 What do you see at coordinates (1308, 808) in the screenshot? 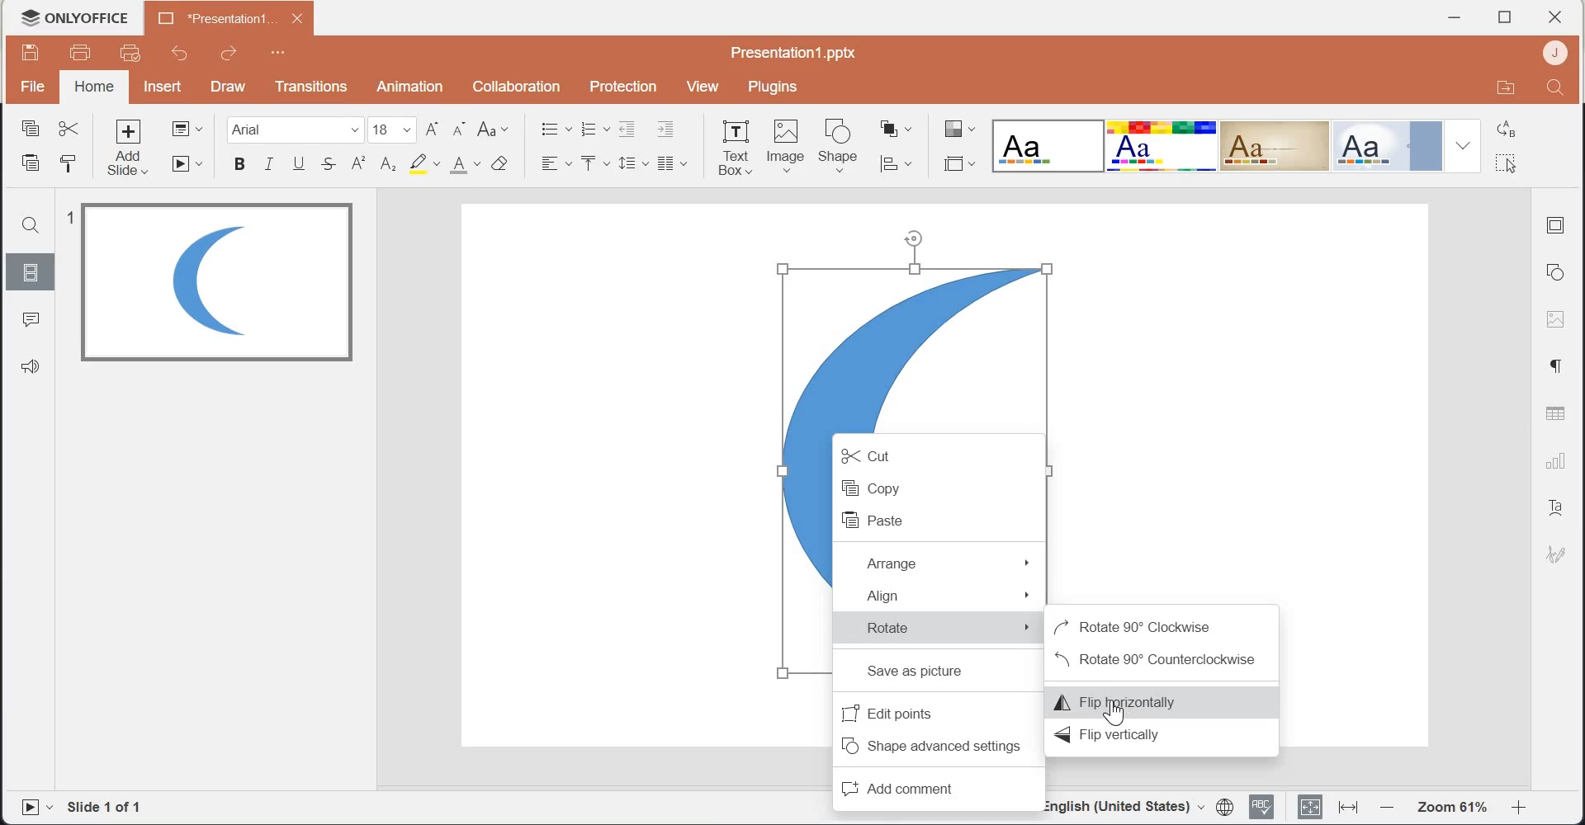
I see `Fit to slide` at bounding box center [1308, 808].